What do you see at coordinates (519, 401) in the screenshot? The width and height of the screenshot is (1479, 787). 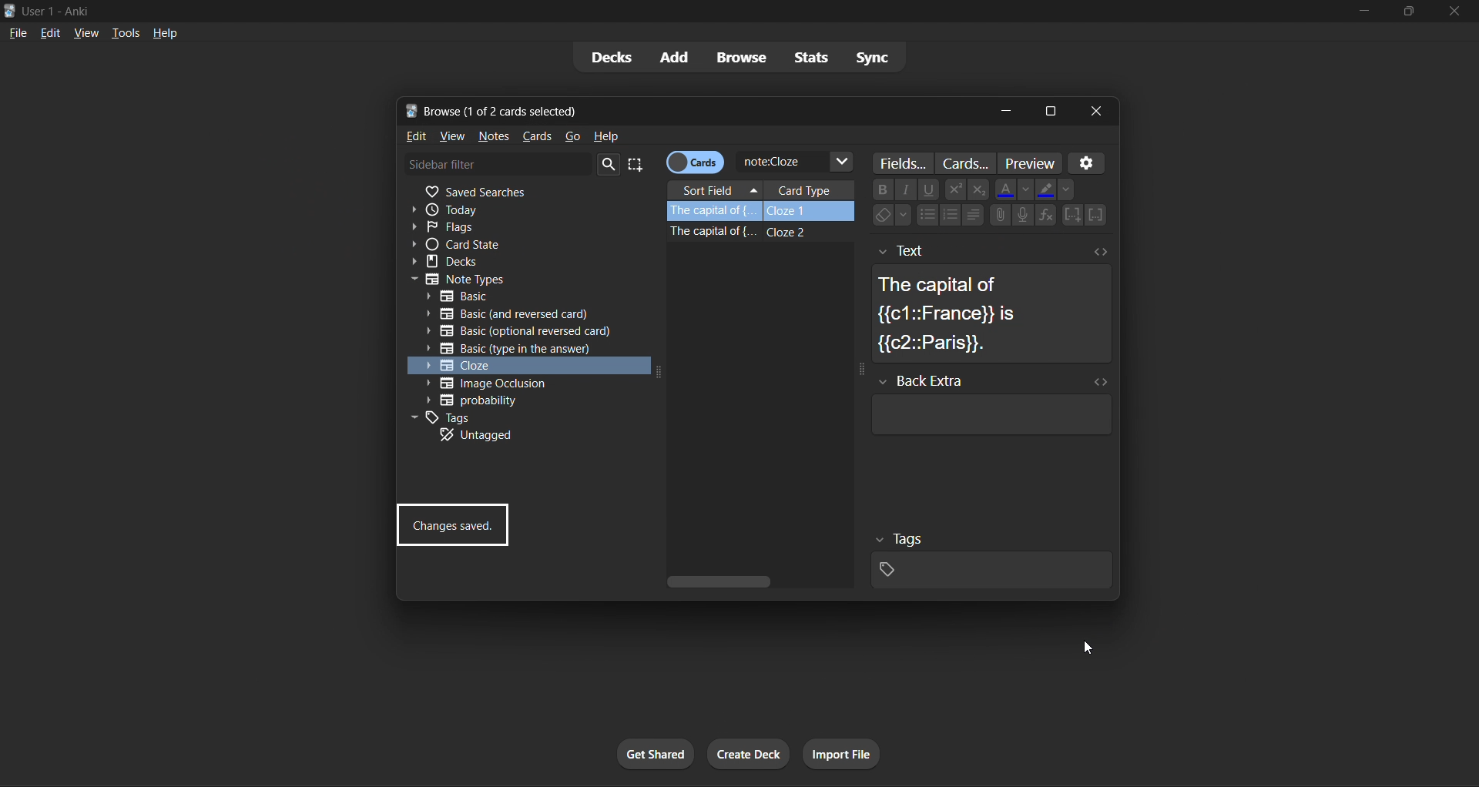 I see `probability filter` at bounding box center [519, 401].